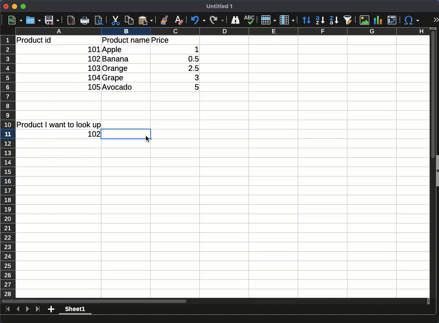 The image size is (439, 323). What do you see at coordinates (27, 309) in the screenshot?
I see `next sheet` at bounding box center [27, 309].